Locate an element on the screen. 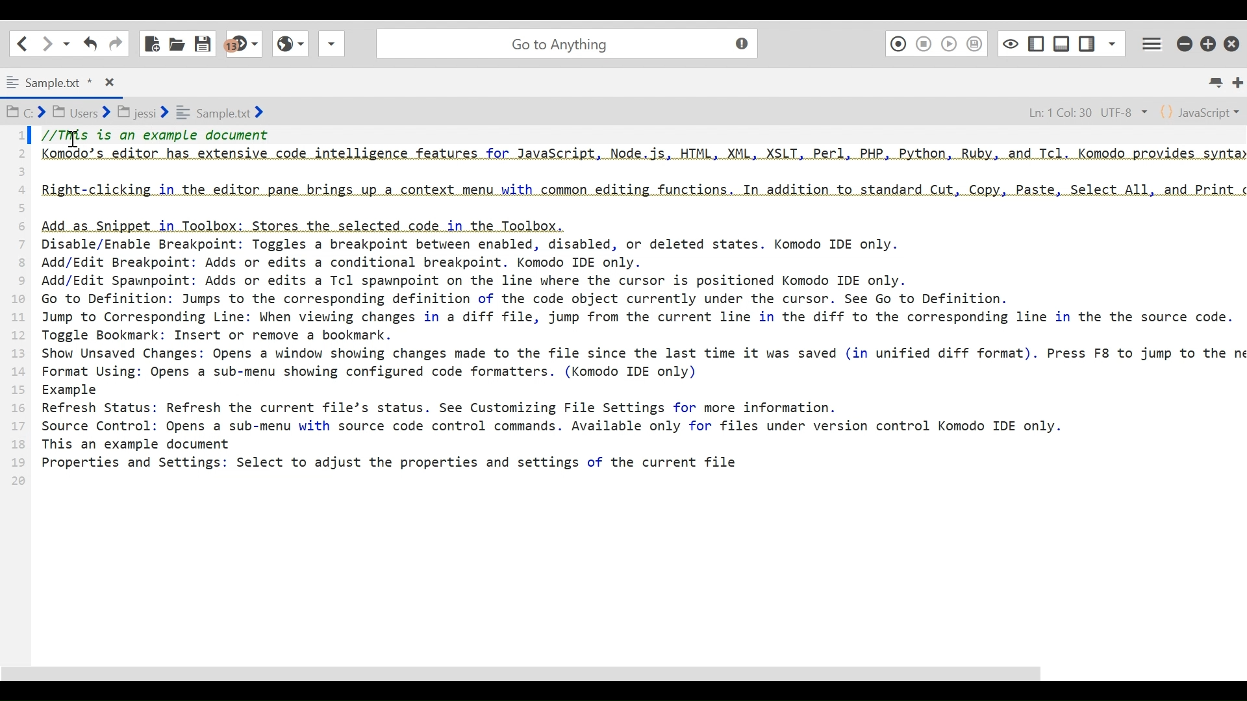 Image resolution: width=1247 pixels, height=701 pixels. Save File is located at coordinates (205, 42).